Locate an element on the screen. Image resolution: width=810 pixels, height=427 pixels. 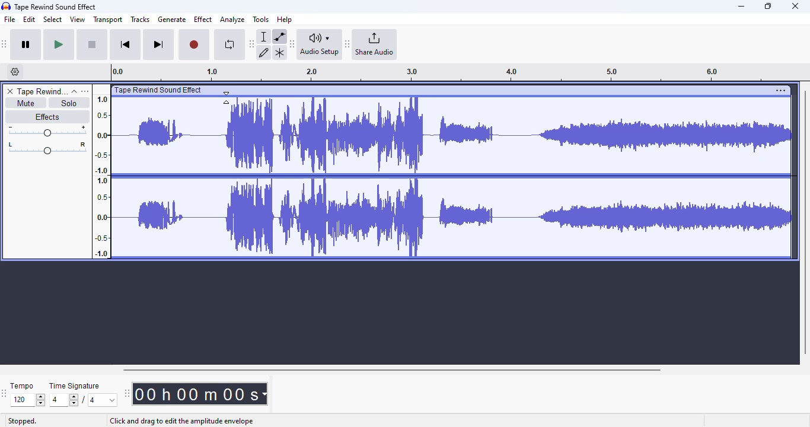
click and drag to edit the amplitude envelope is located at coordinates (181, 422).